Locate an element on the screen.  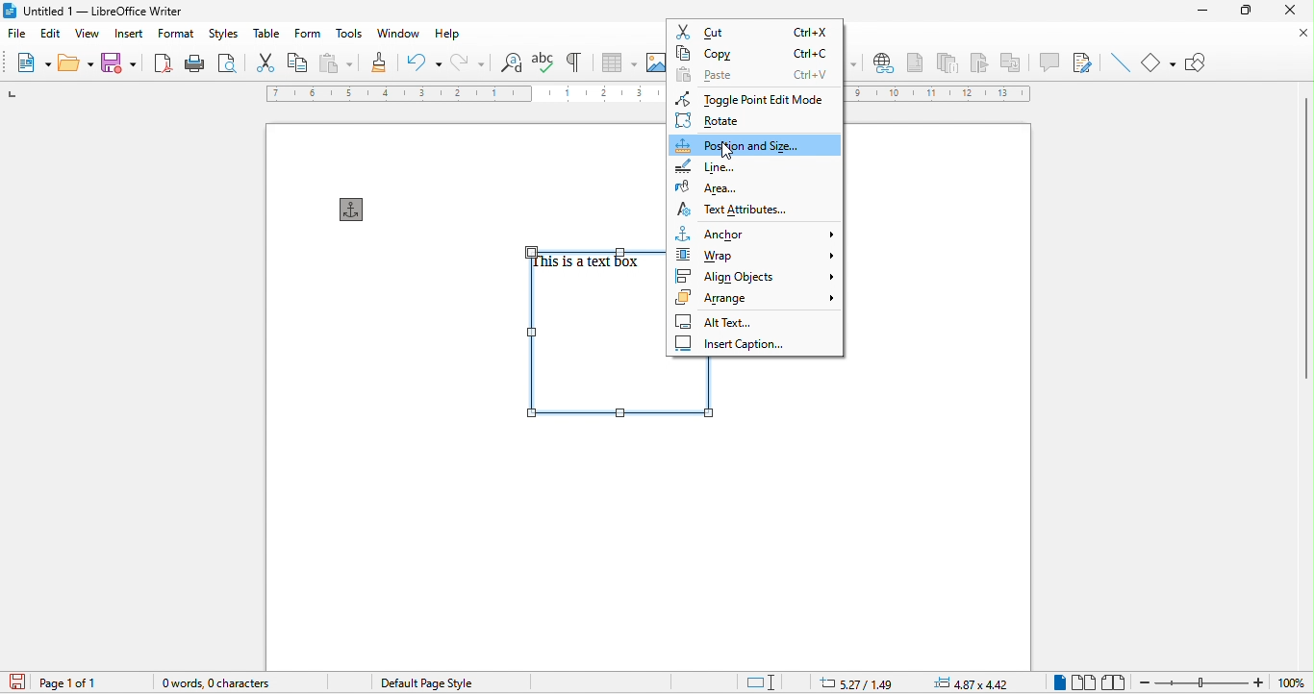
comment is located at coordinates (1049, 62).